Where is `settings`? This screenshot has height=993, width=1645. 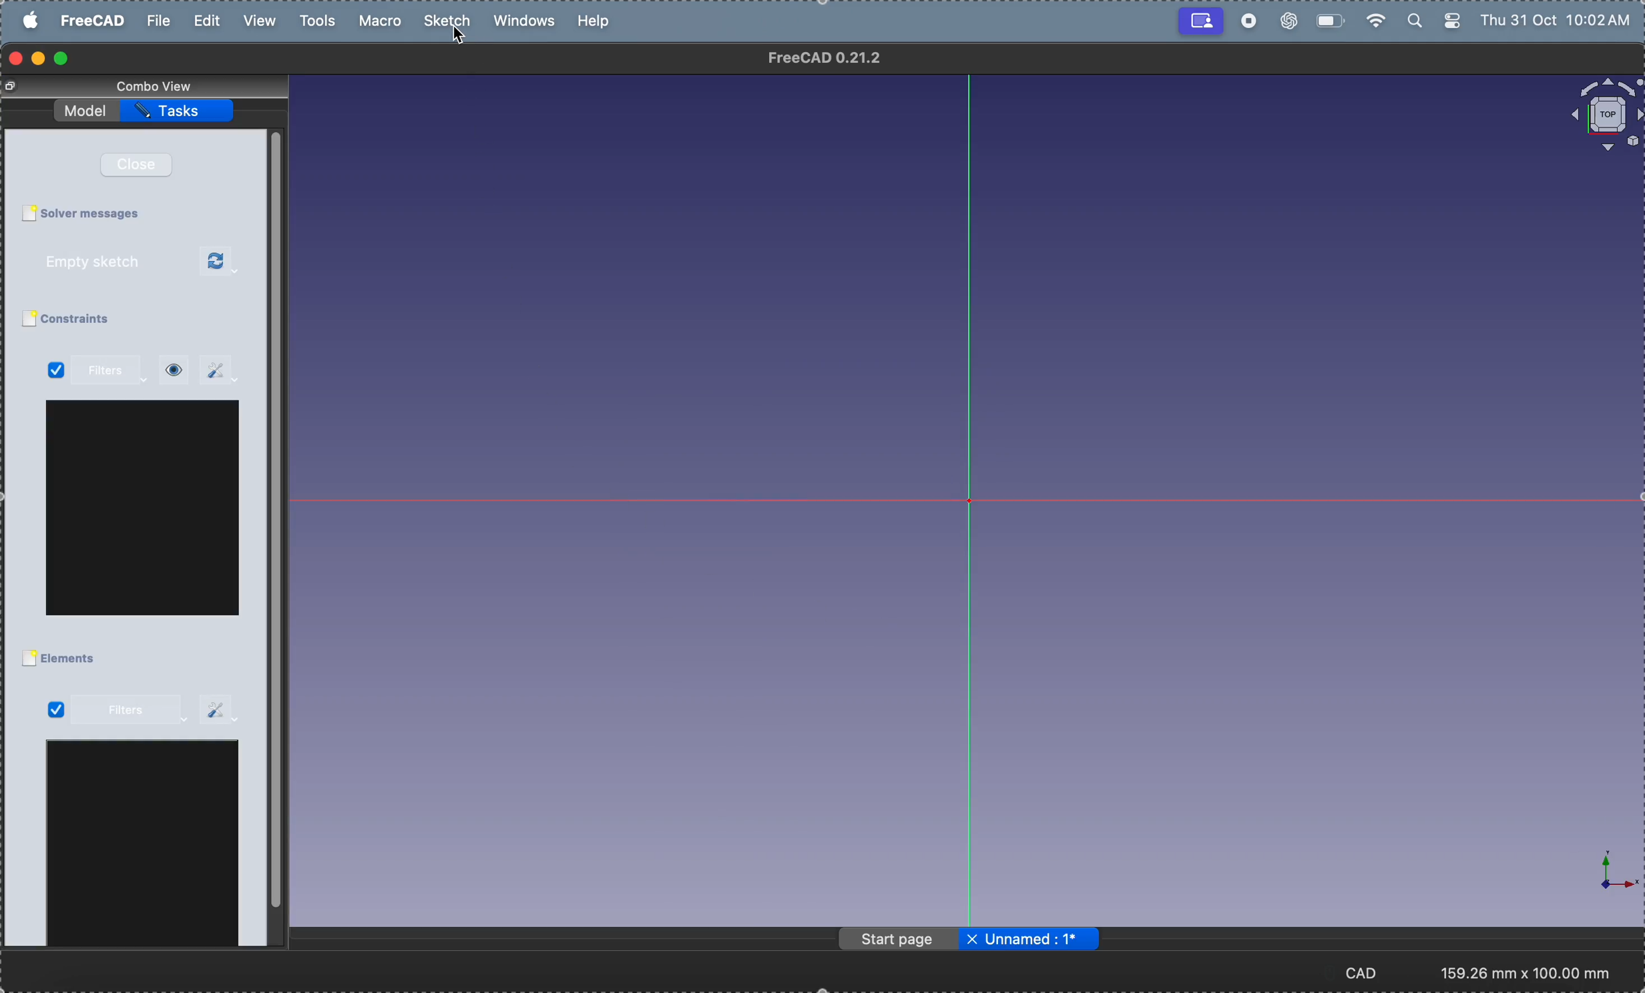 settings is located at coordinates (220, 709).